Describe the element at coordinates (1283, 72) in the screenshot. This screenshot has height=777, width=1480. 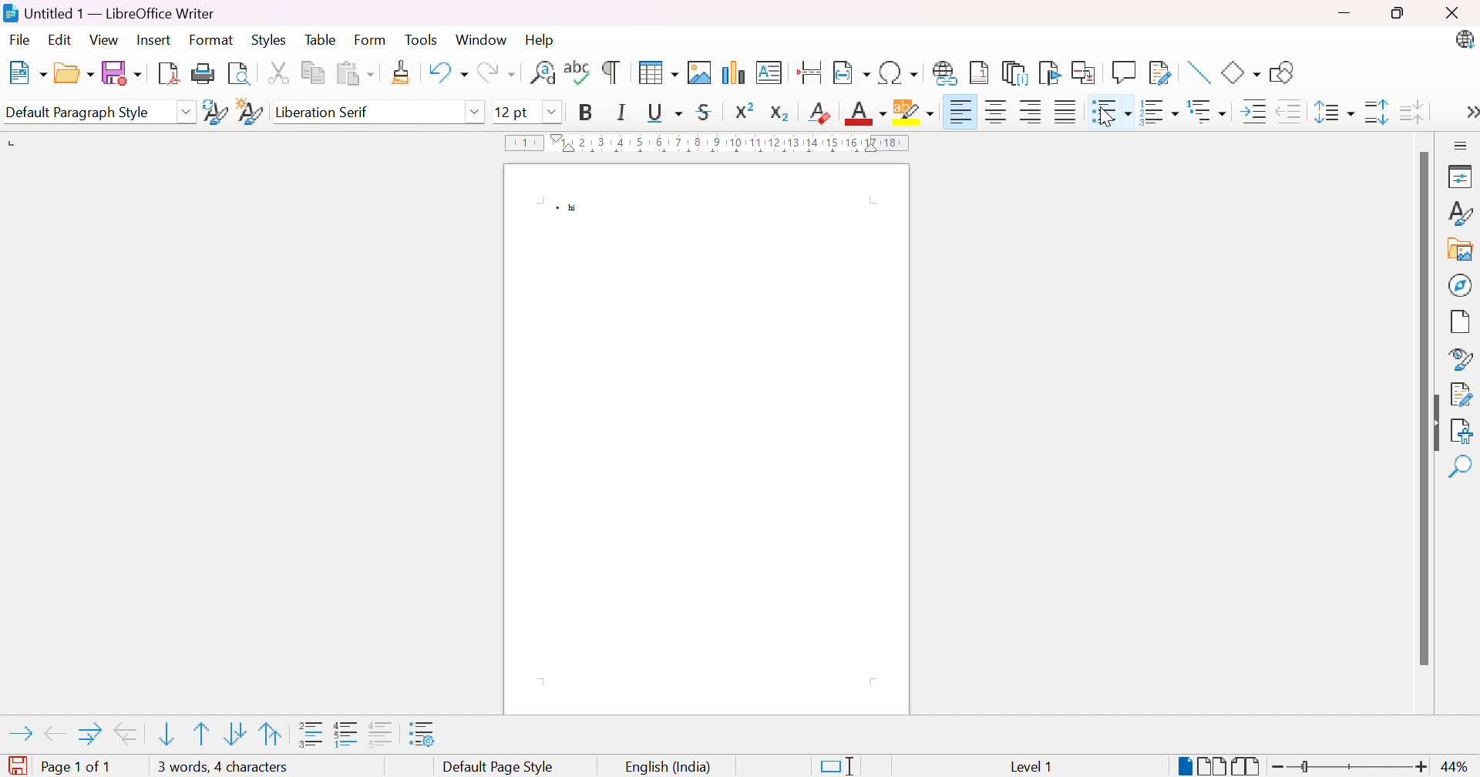
I see `Show draw functions` at that location.